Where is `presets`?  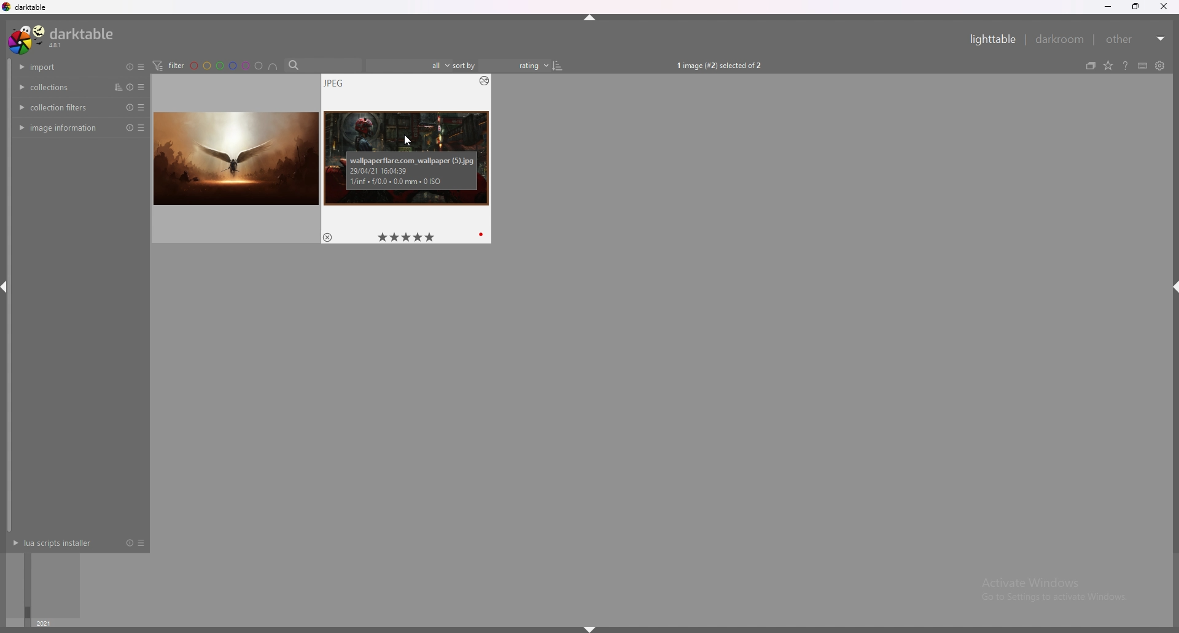 presets is located at coordinates (142, 108).